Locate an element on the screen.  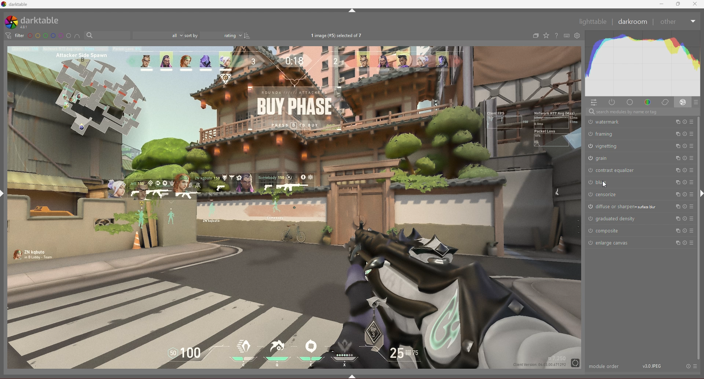
photo is located at coordinates (294, 207).